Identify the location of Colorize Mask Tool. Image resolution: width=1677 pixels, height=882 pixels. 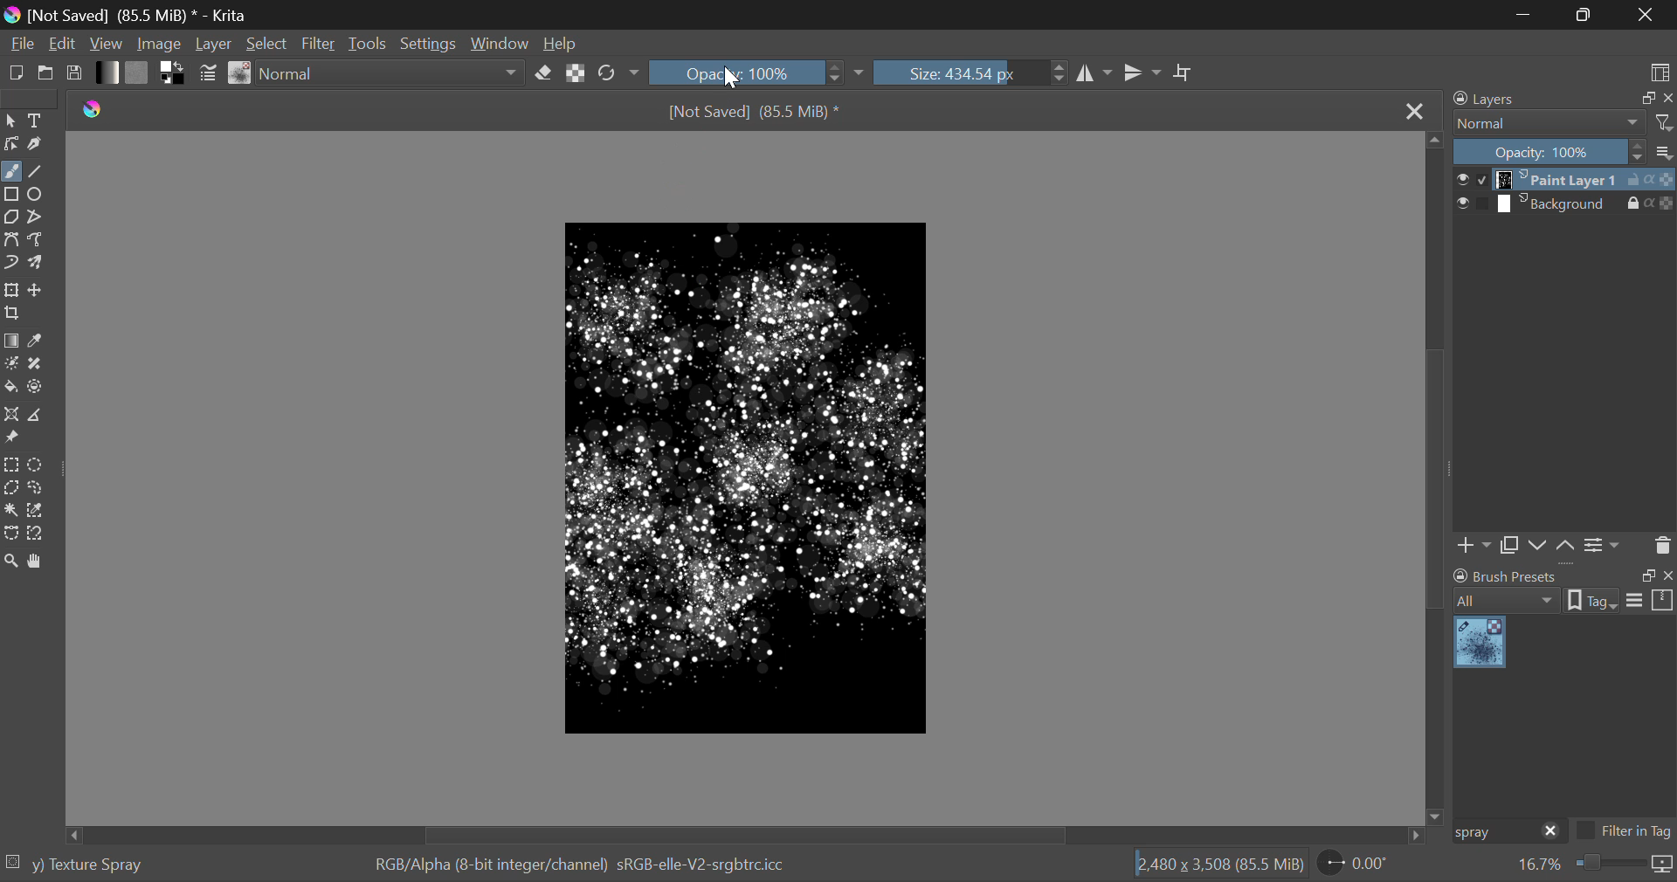
(11, 365).